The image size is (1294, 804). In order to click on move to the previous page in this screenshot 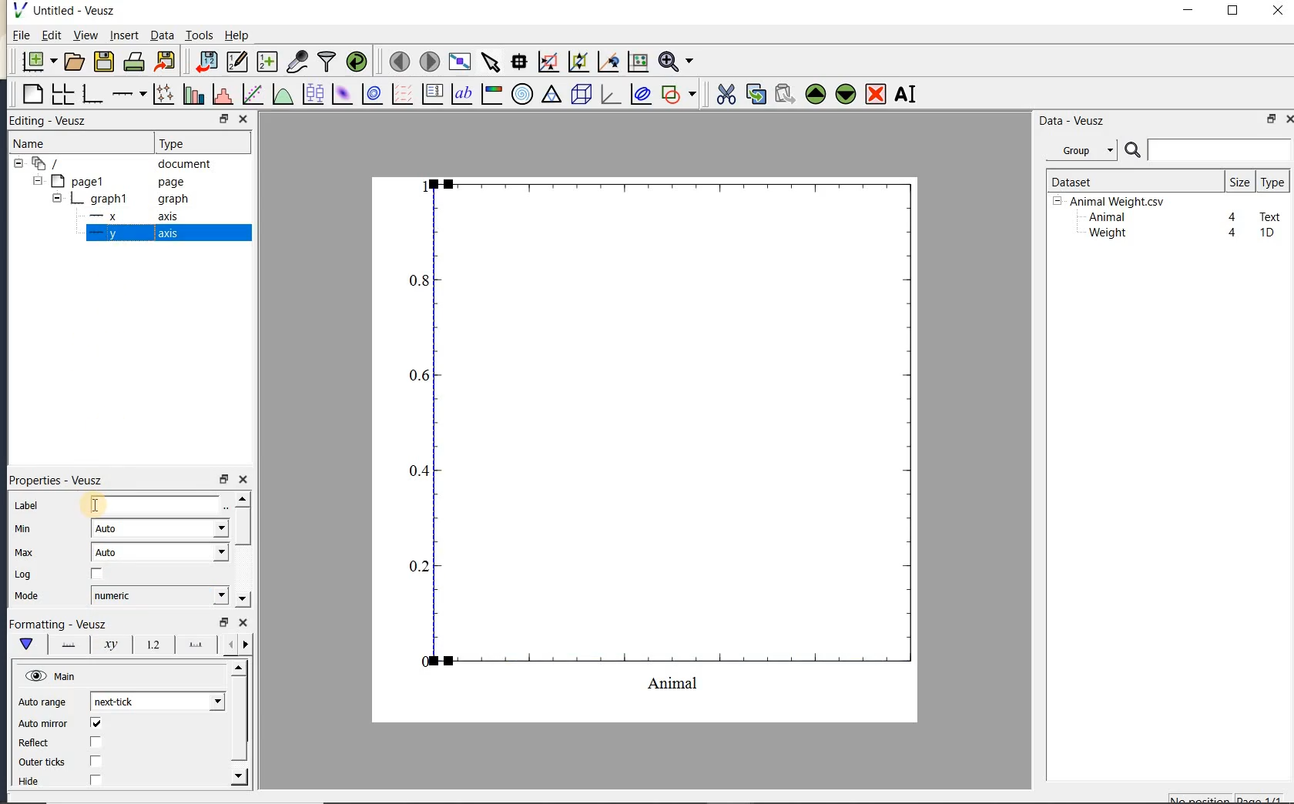, I will do `click(397, 60)`.